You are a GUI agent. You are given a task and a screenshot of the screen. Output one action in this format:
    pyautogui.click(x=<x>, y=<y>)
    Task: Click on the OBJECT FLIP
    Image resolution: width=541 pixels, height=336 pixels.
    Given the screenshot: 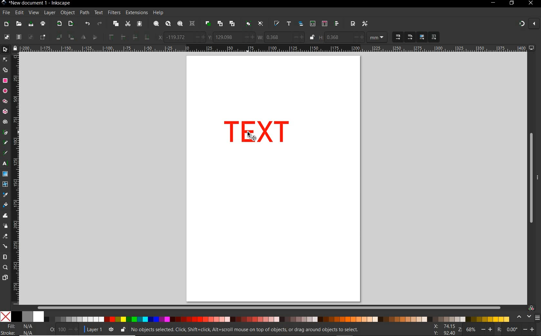 What is the action you would take?
    pyautogui.click(x=89, y=36)
    